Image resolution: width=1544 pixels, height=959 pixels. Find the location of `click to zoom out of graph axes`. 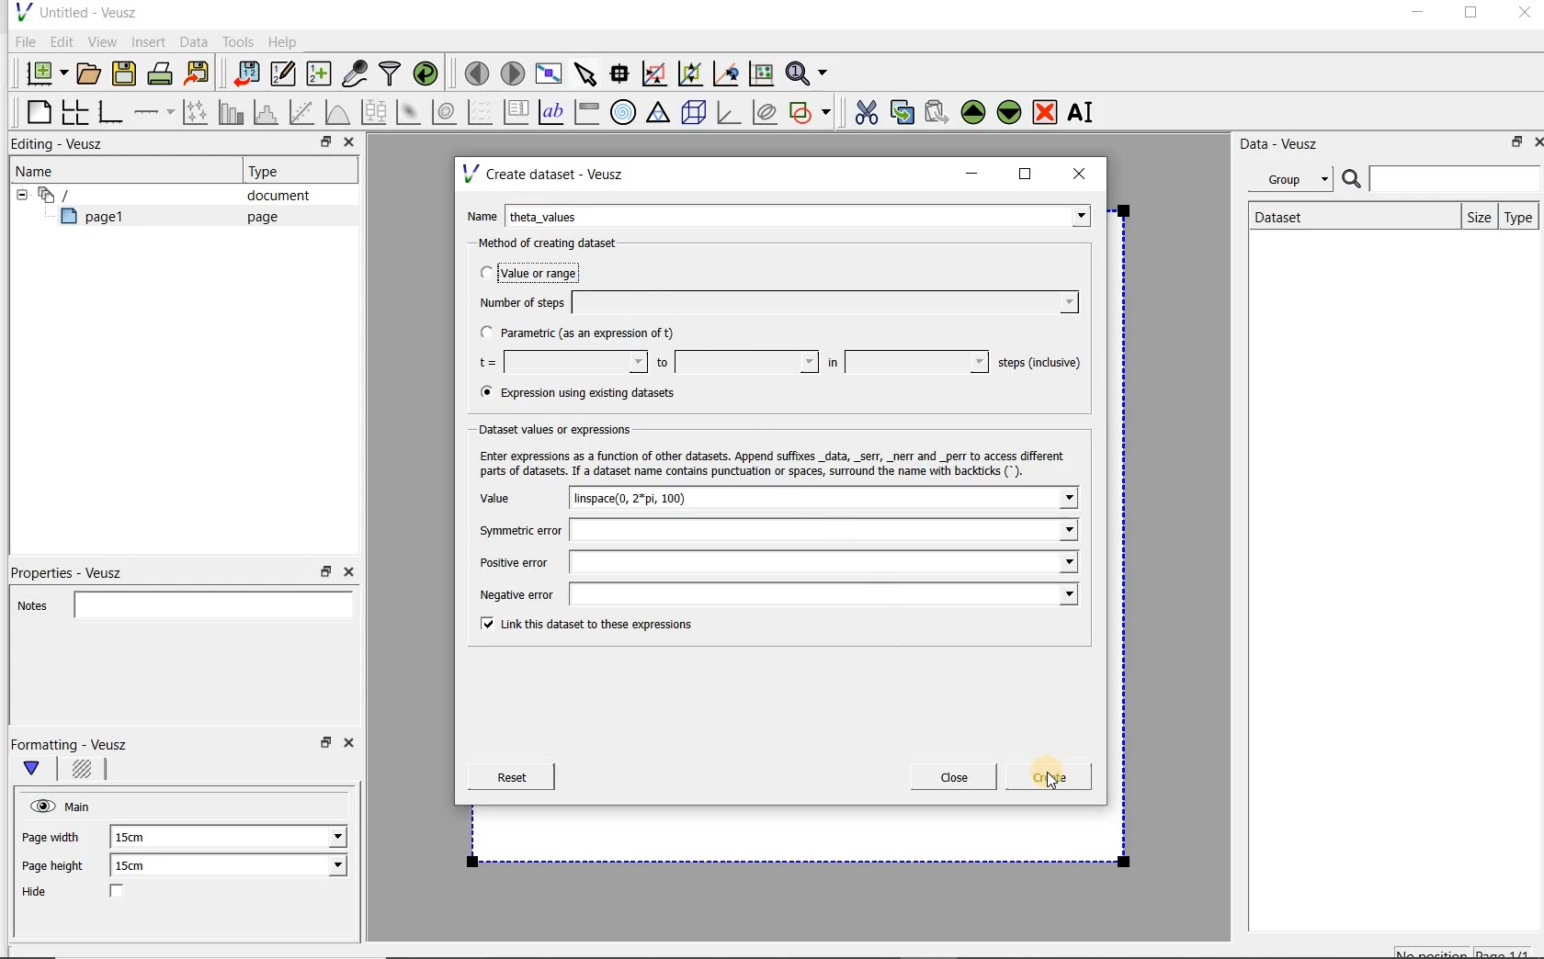

click to zoom out of graph axes is located at coordinates (691, 74).